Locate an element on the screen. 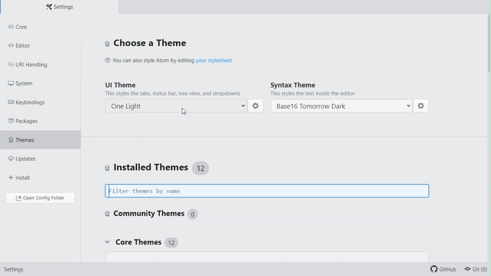  key Bindings is located at coordinates (31, 101).